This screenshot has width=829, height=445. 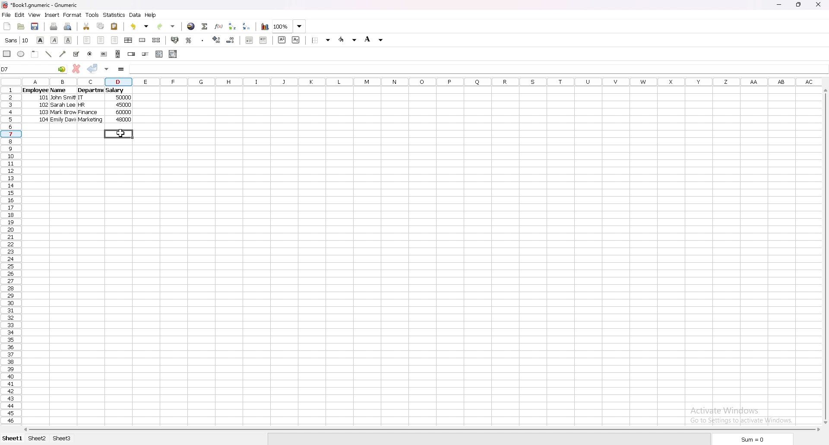 I want to click on background, so click(x=376, y=39).